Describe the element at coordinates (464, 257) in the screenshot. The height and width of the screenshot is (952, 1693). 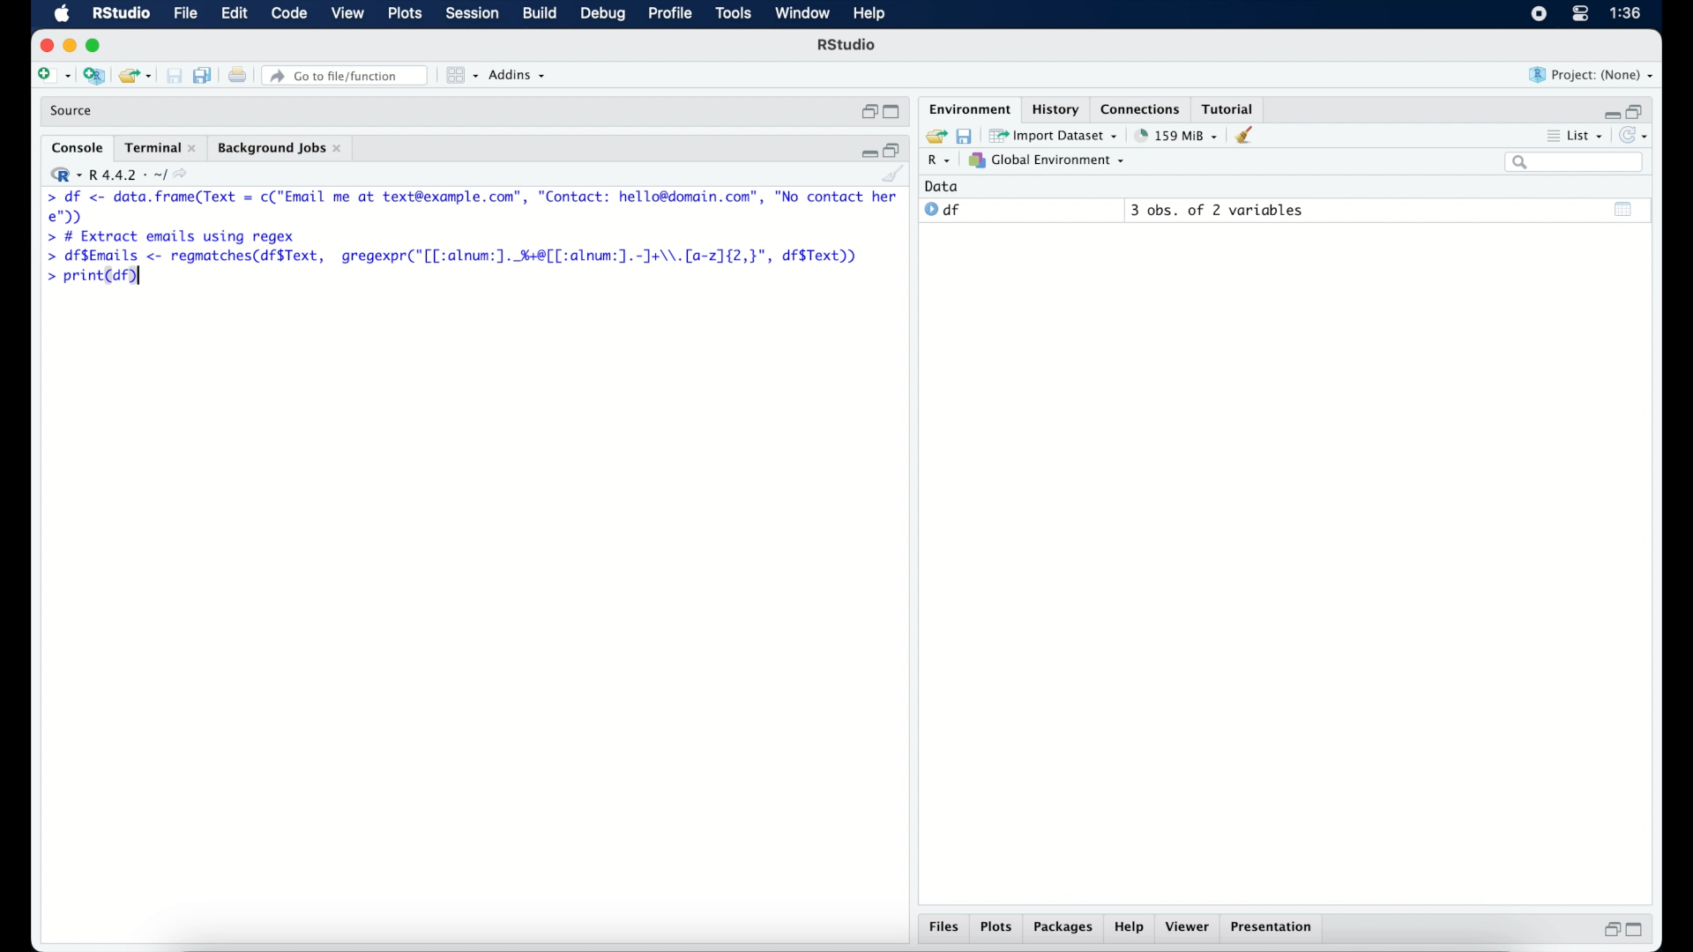
I see `> df$Emails <- regmatches(df$Text, gregexpr("[[:alnum:]. %+8[[:alnum:].-]J+\\.[a-2]{2,}", df$Text))` at that location.